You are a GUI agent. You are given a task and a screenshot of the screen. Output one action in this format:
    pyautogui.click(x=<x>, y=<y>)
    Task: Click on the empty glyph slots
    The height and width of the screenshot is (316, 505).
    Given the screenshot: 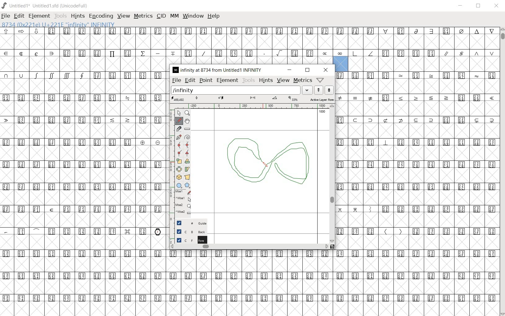 What is the action you would take?
    pyautogui.click(x=83, y=86)
    